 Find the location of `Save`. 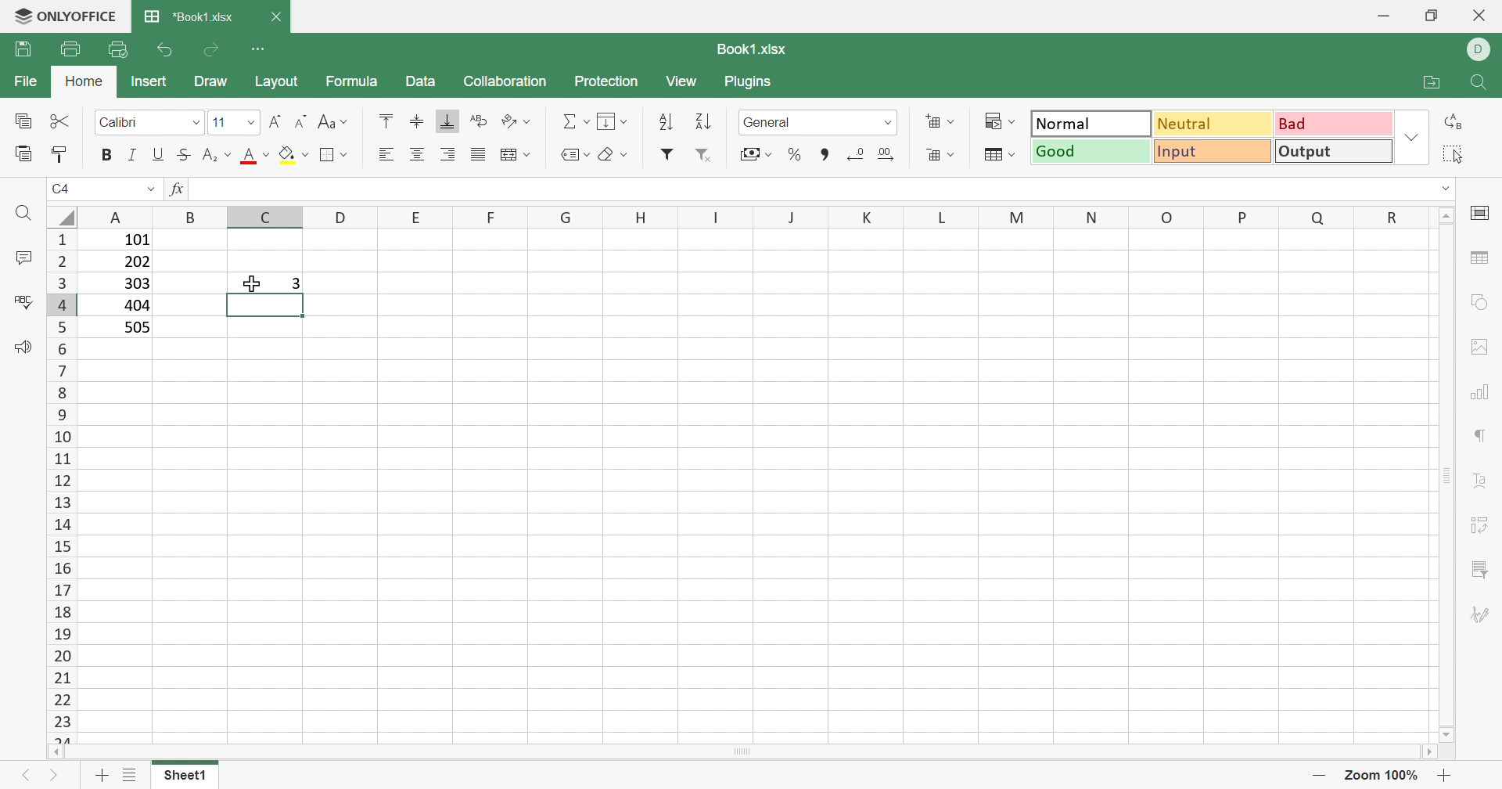

Save is located at coordinates (23, 51).